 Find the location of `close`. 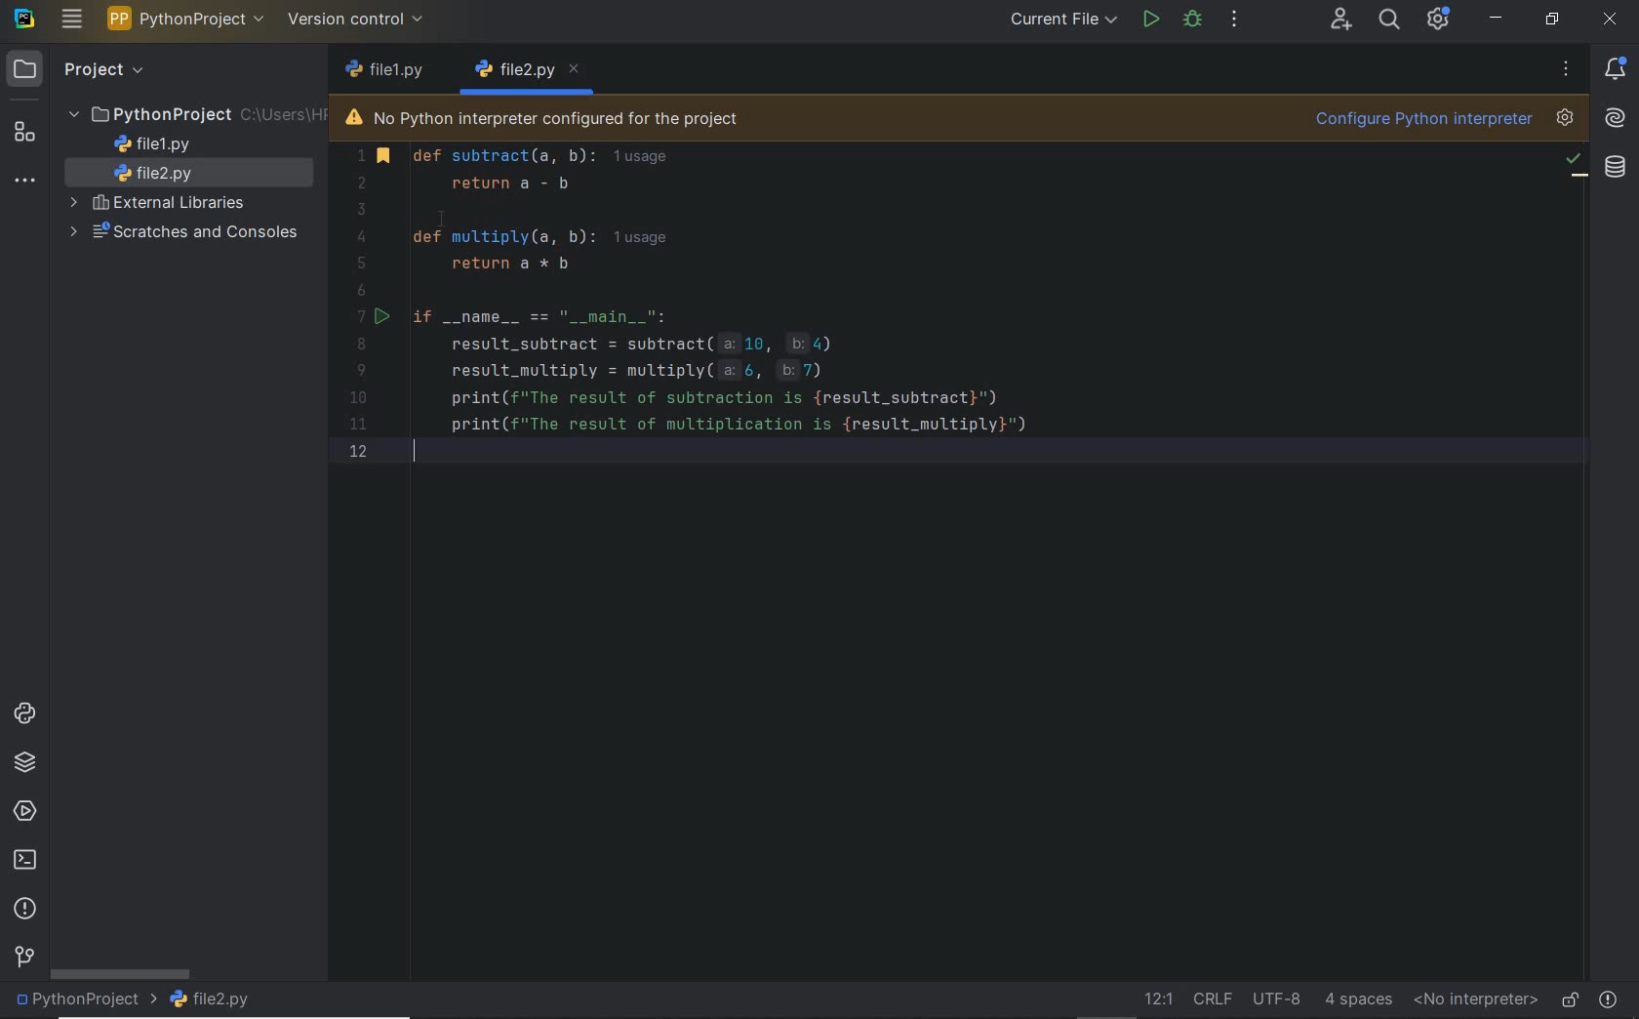

close is located at coordinates (579, 70).